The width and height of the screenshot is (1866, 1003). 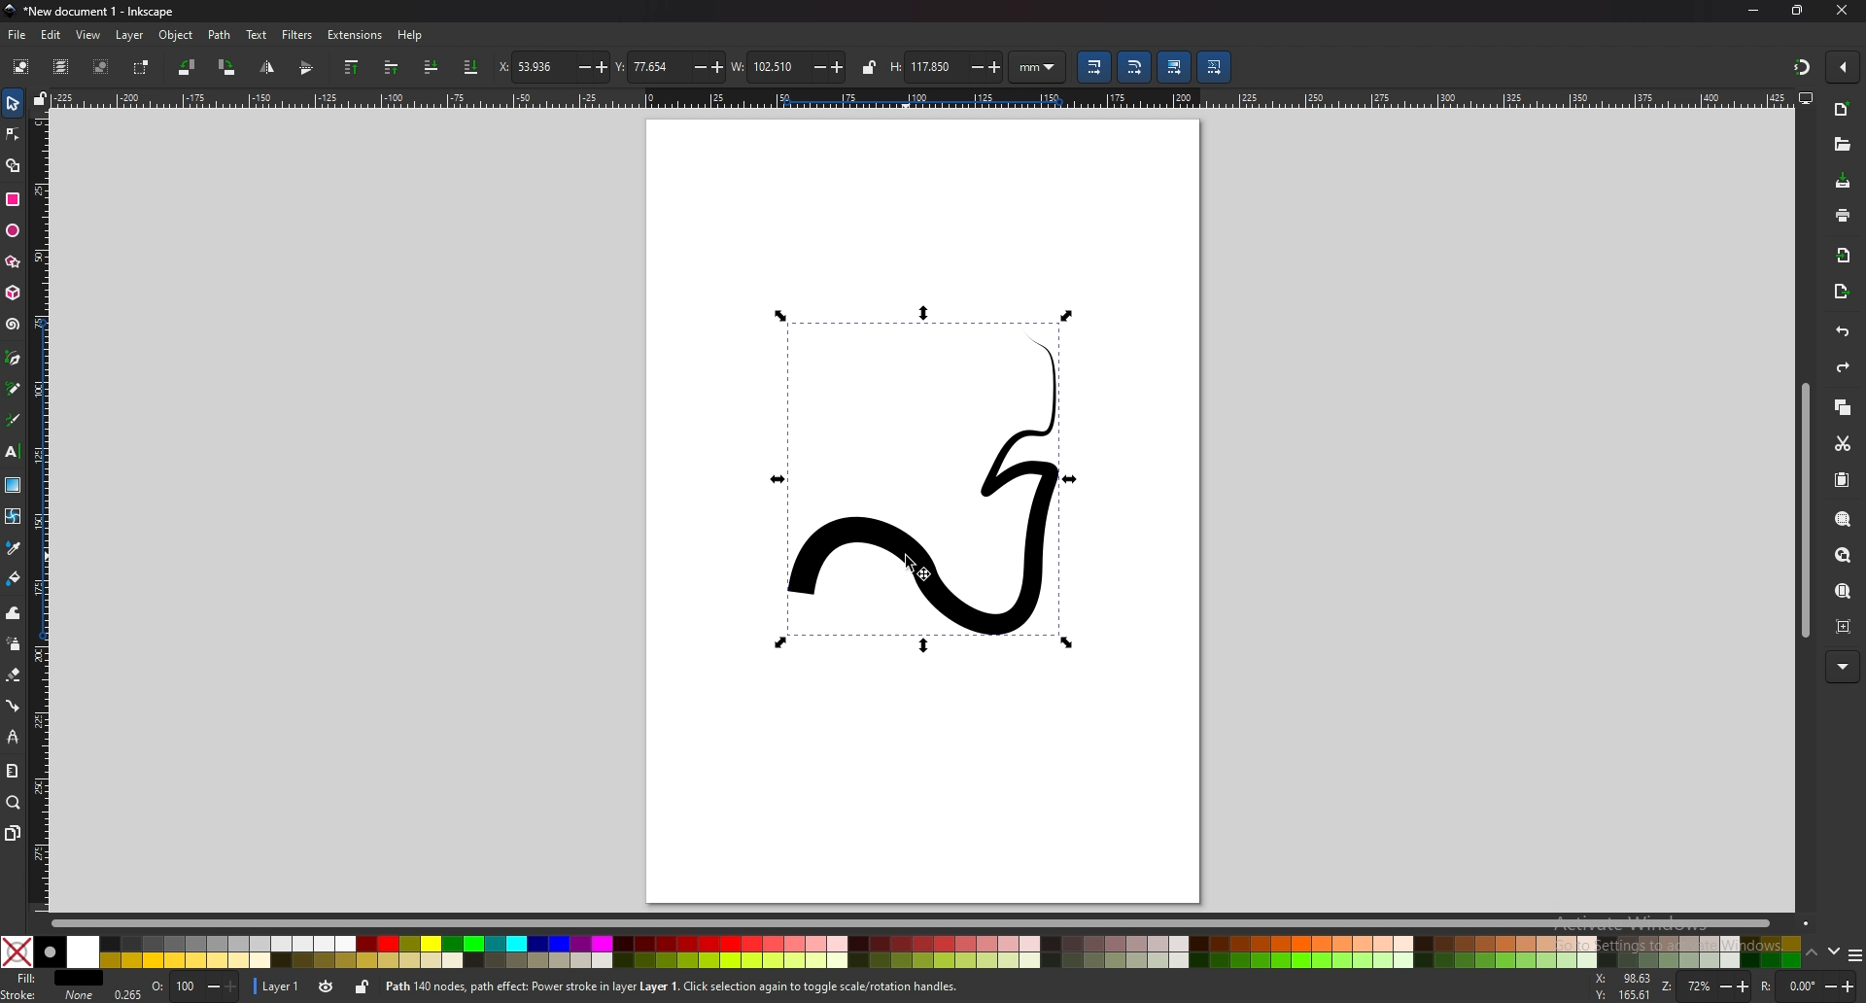 I want to click on edit, so click(x=51, y=35).